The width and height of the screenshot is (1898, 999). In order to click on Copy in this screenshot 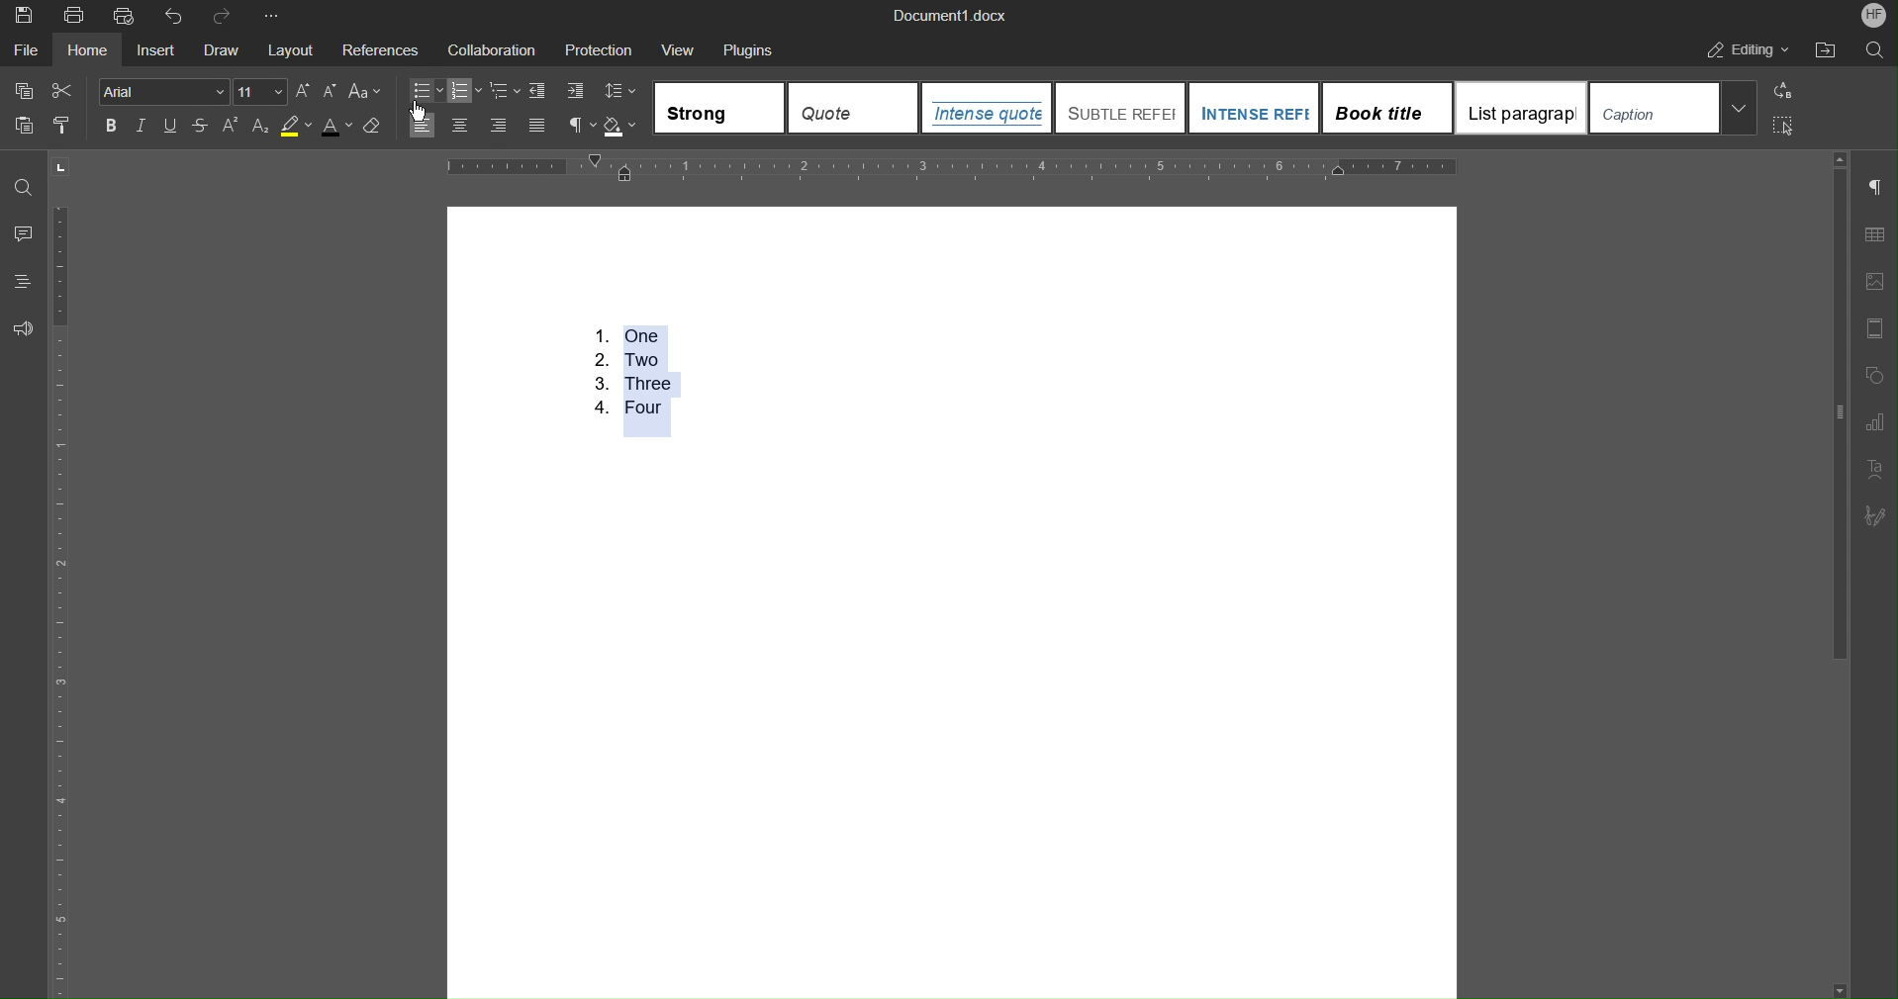, I will do `click(20, 91)`.